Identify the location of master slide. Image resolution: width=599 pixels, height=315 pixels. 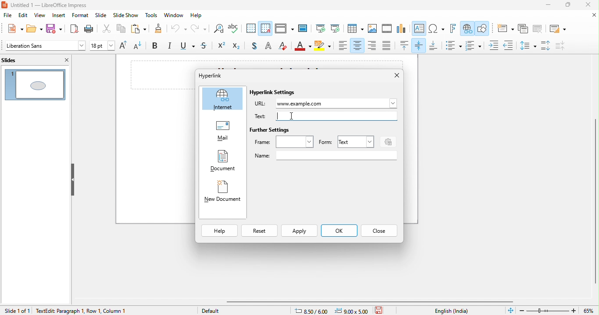
(304, 28).